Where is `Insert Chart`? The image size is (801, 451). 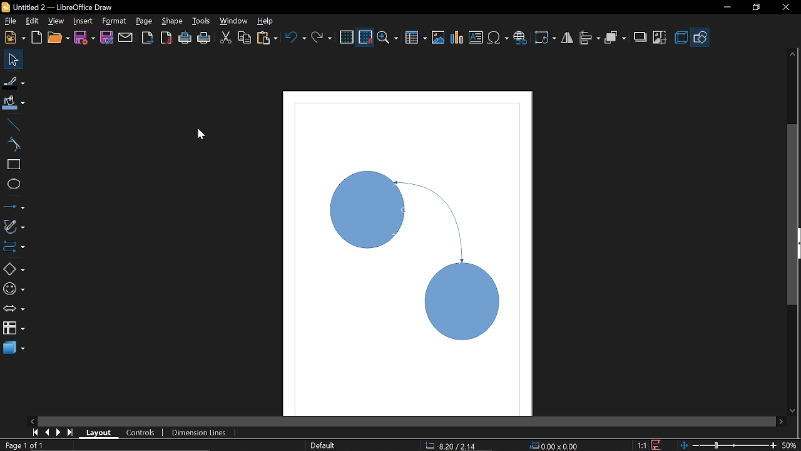
Insert Chart is located at coordinates (457, 38).